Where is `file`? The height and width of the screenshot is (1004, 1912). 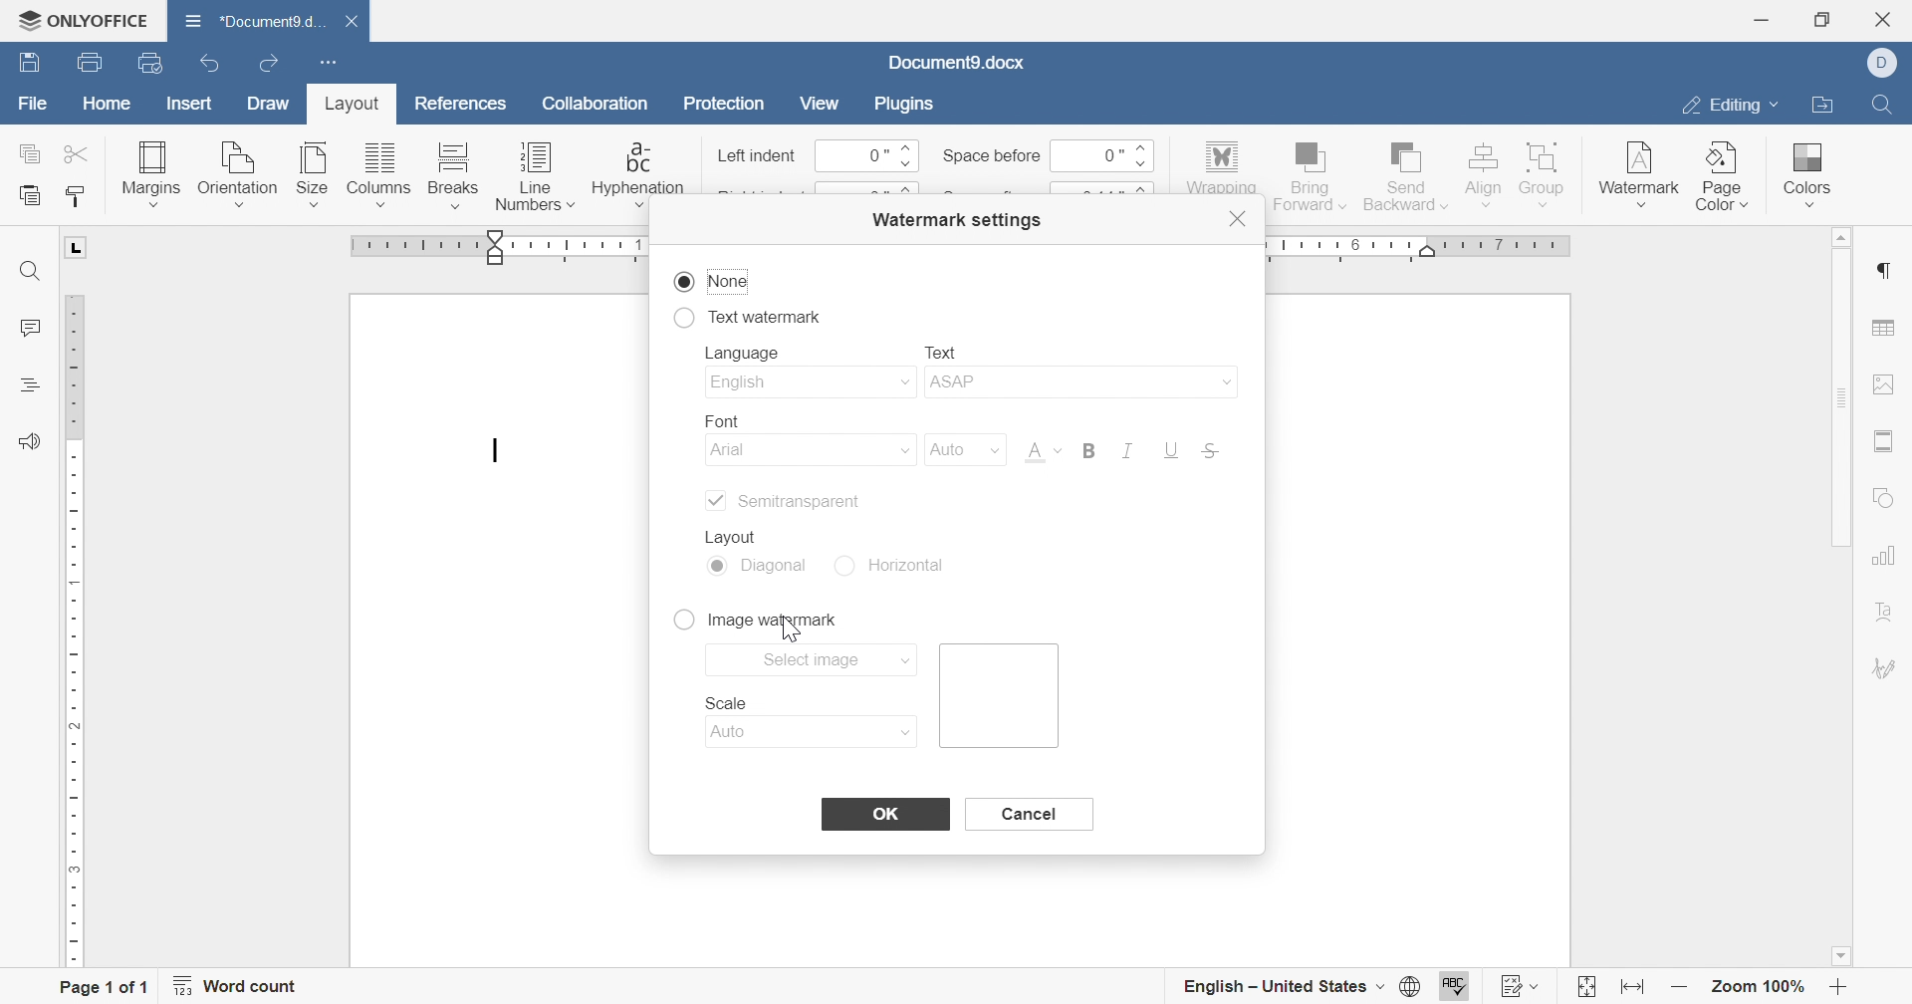
file is located at coordinates (34, 109).